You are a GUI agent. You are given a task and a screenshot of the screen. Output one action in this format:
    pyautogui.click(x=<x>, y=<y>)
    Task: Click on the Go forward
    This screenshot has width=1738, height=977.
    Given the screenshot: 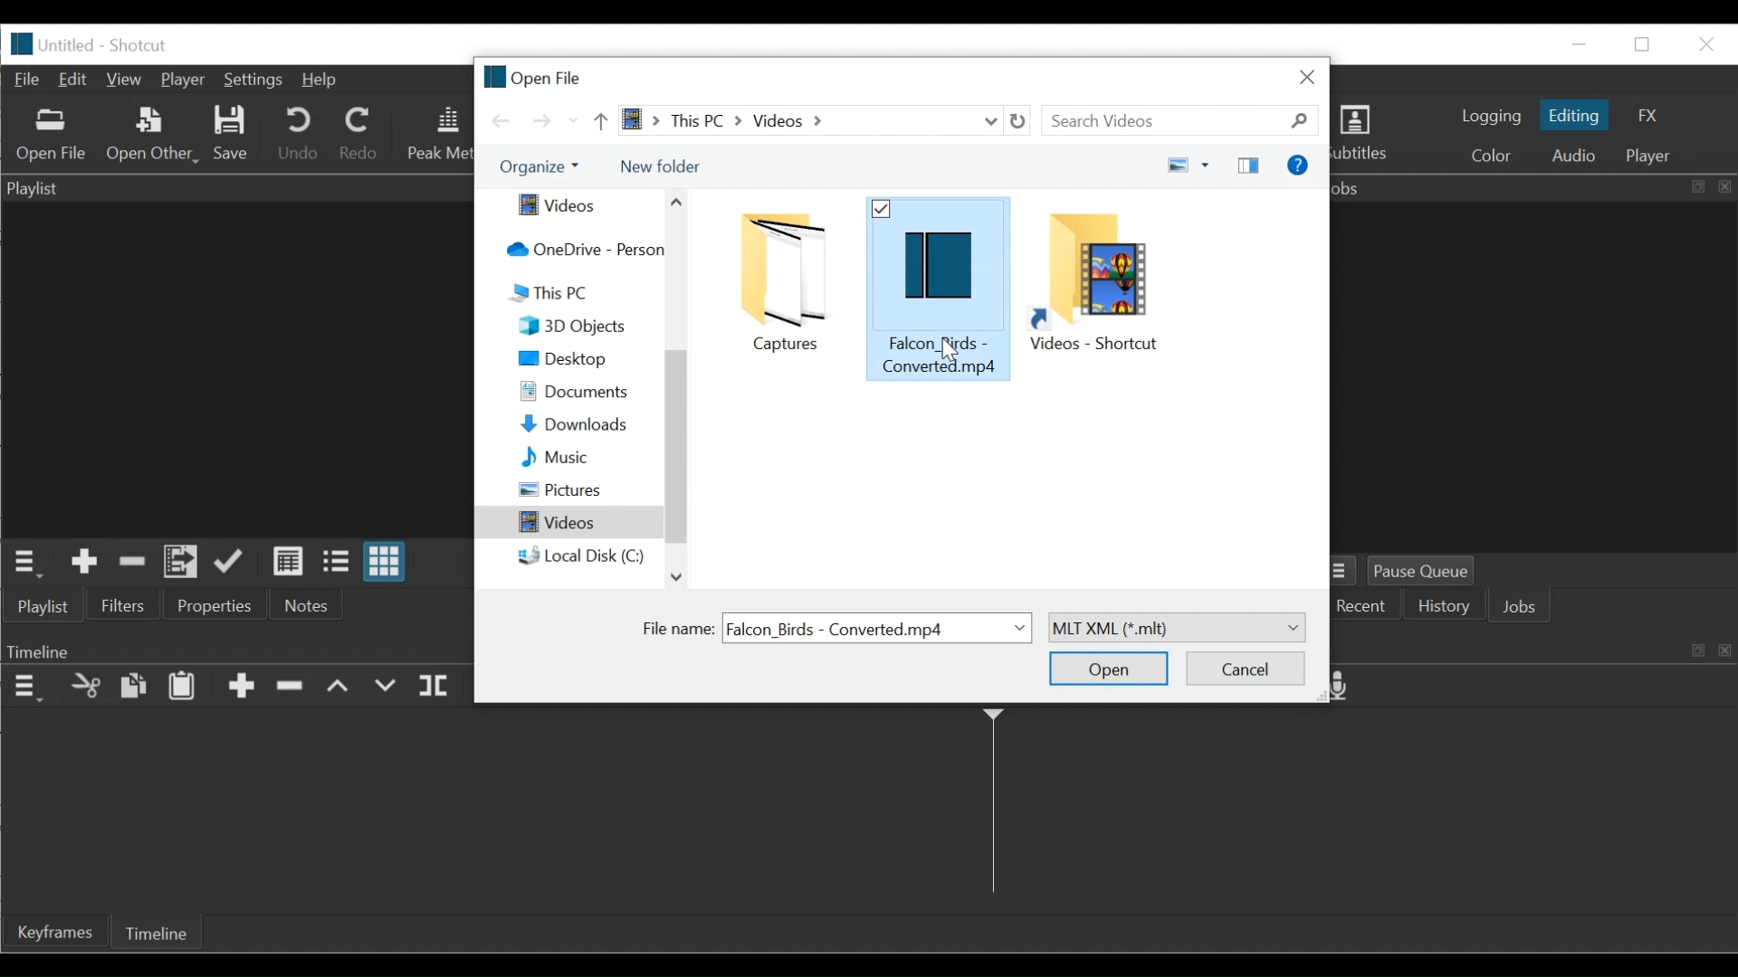 What is the action you would take?
    pyautogui.click(x=540, y=121)
    